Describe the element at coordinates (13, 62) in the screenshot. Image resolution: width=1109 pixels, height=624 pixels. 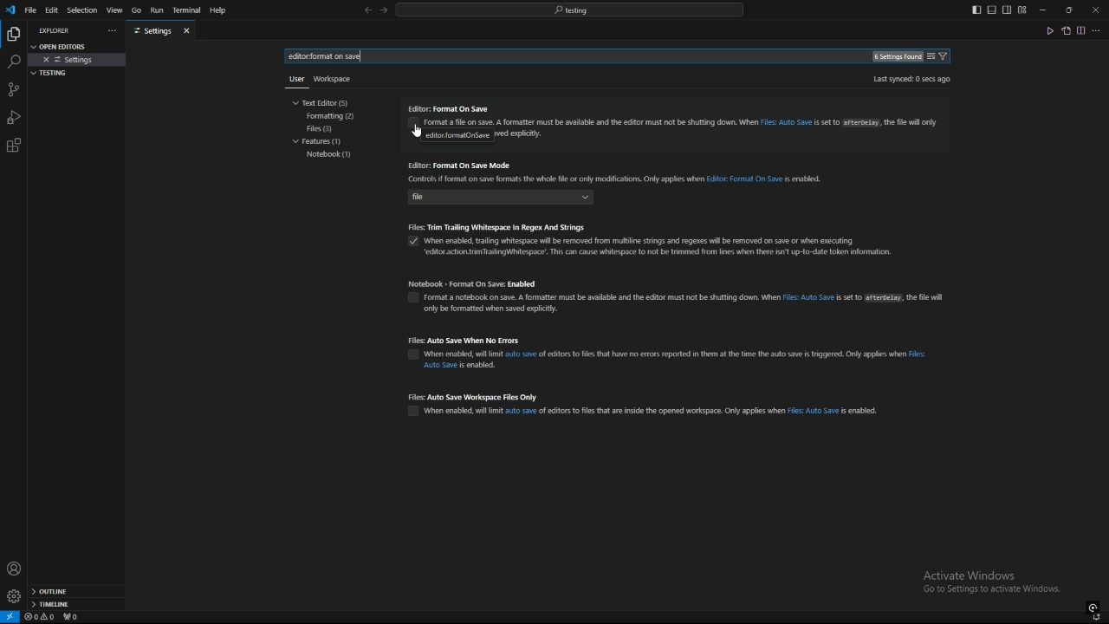
I see `search` at that location.